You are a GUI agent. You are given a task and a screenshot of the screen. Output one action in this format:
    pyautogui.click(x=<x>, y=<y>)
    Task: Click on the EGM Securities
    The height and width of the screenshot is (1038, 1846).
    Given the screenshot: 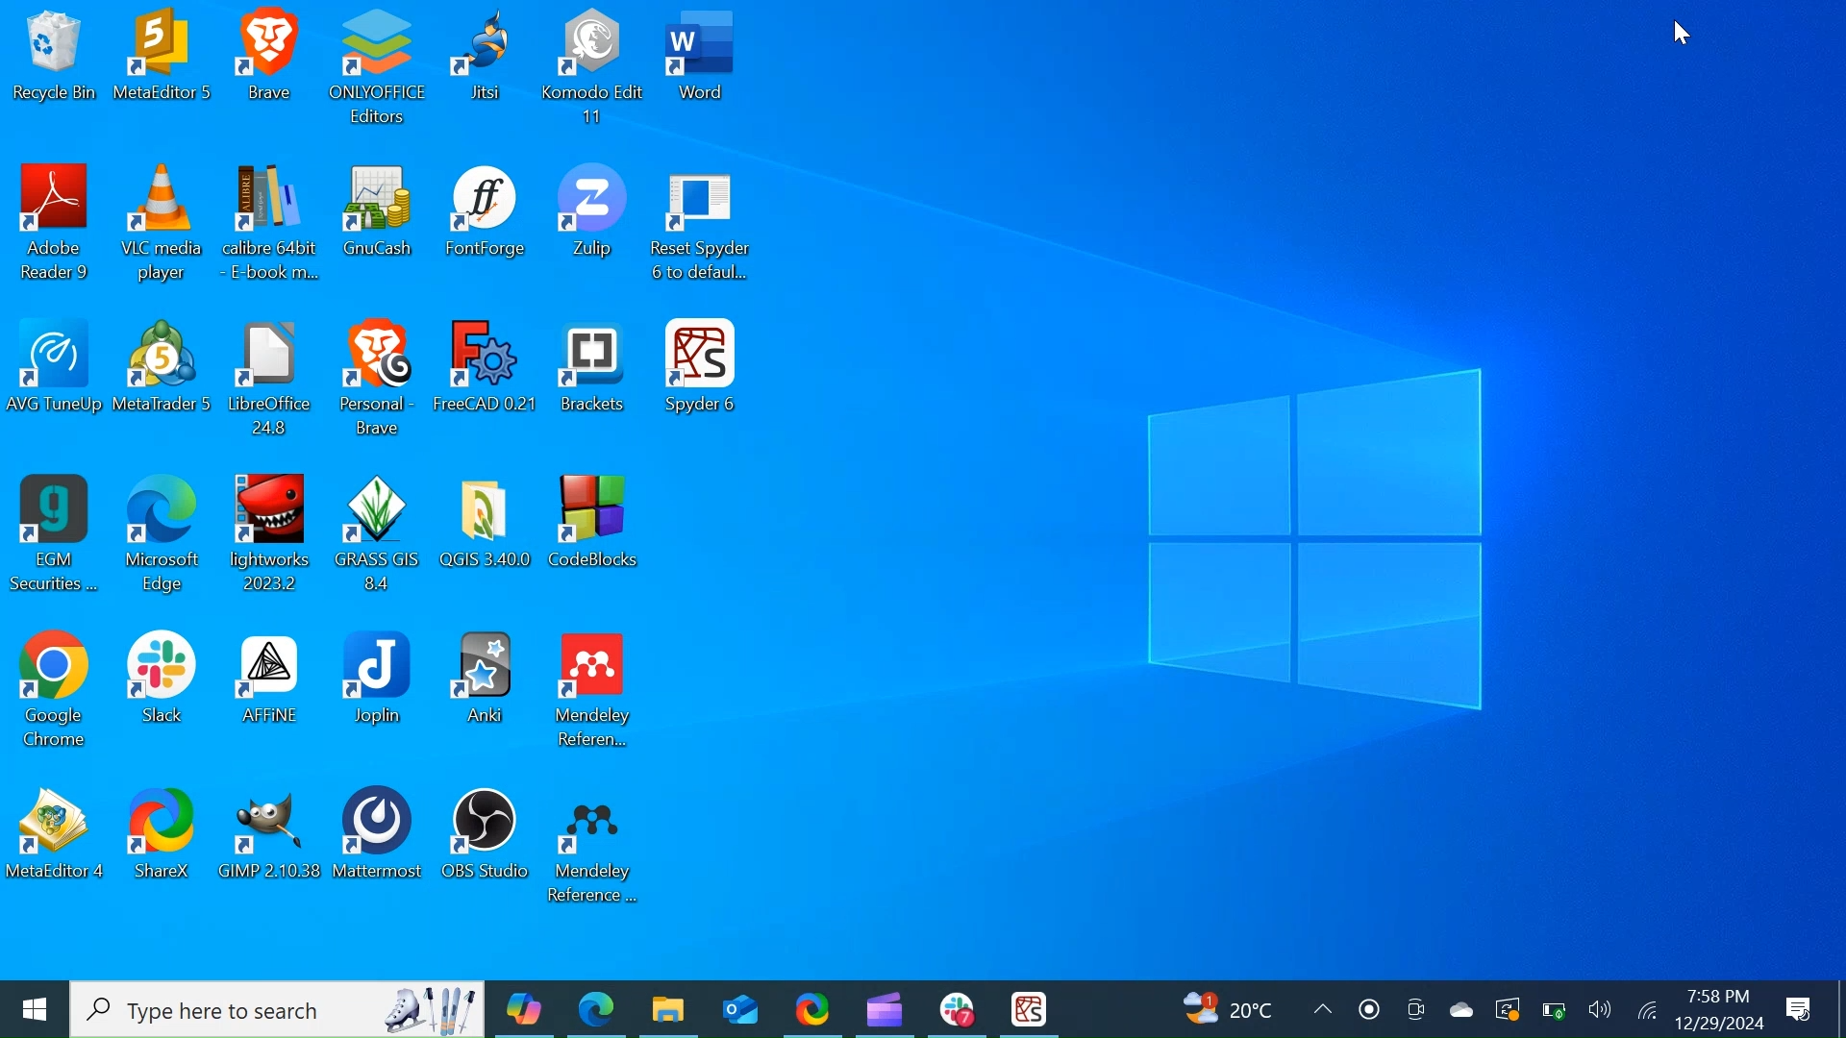 What is the action you would take?
    pyautogui.click(x=54, y=534)
    